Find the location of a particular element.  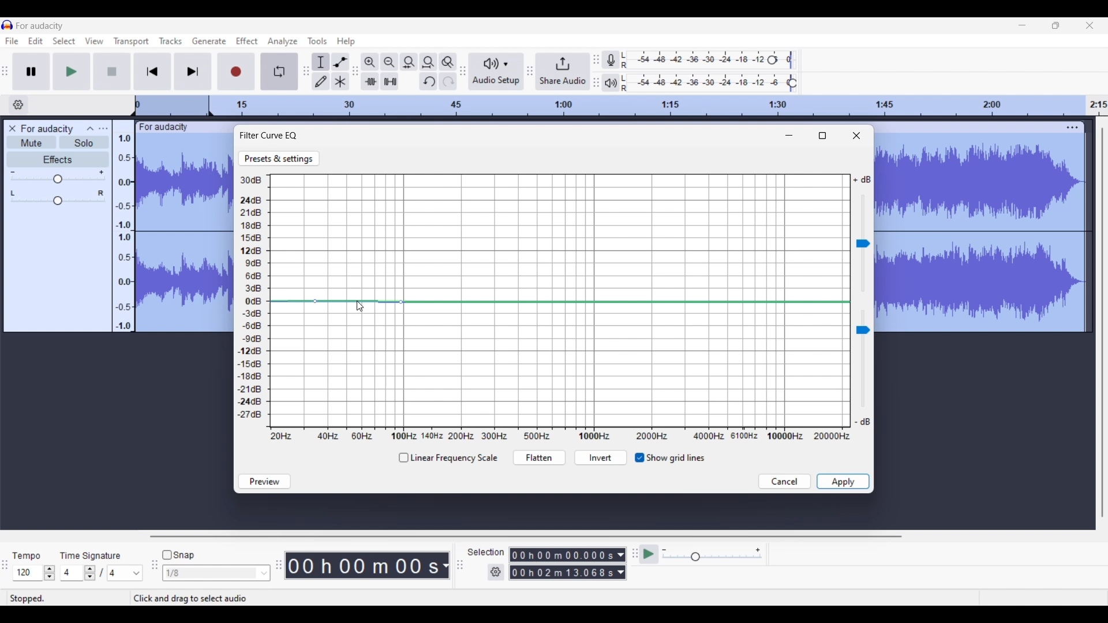

Fit project to width is located at coordinates (428, 62).